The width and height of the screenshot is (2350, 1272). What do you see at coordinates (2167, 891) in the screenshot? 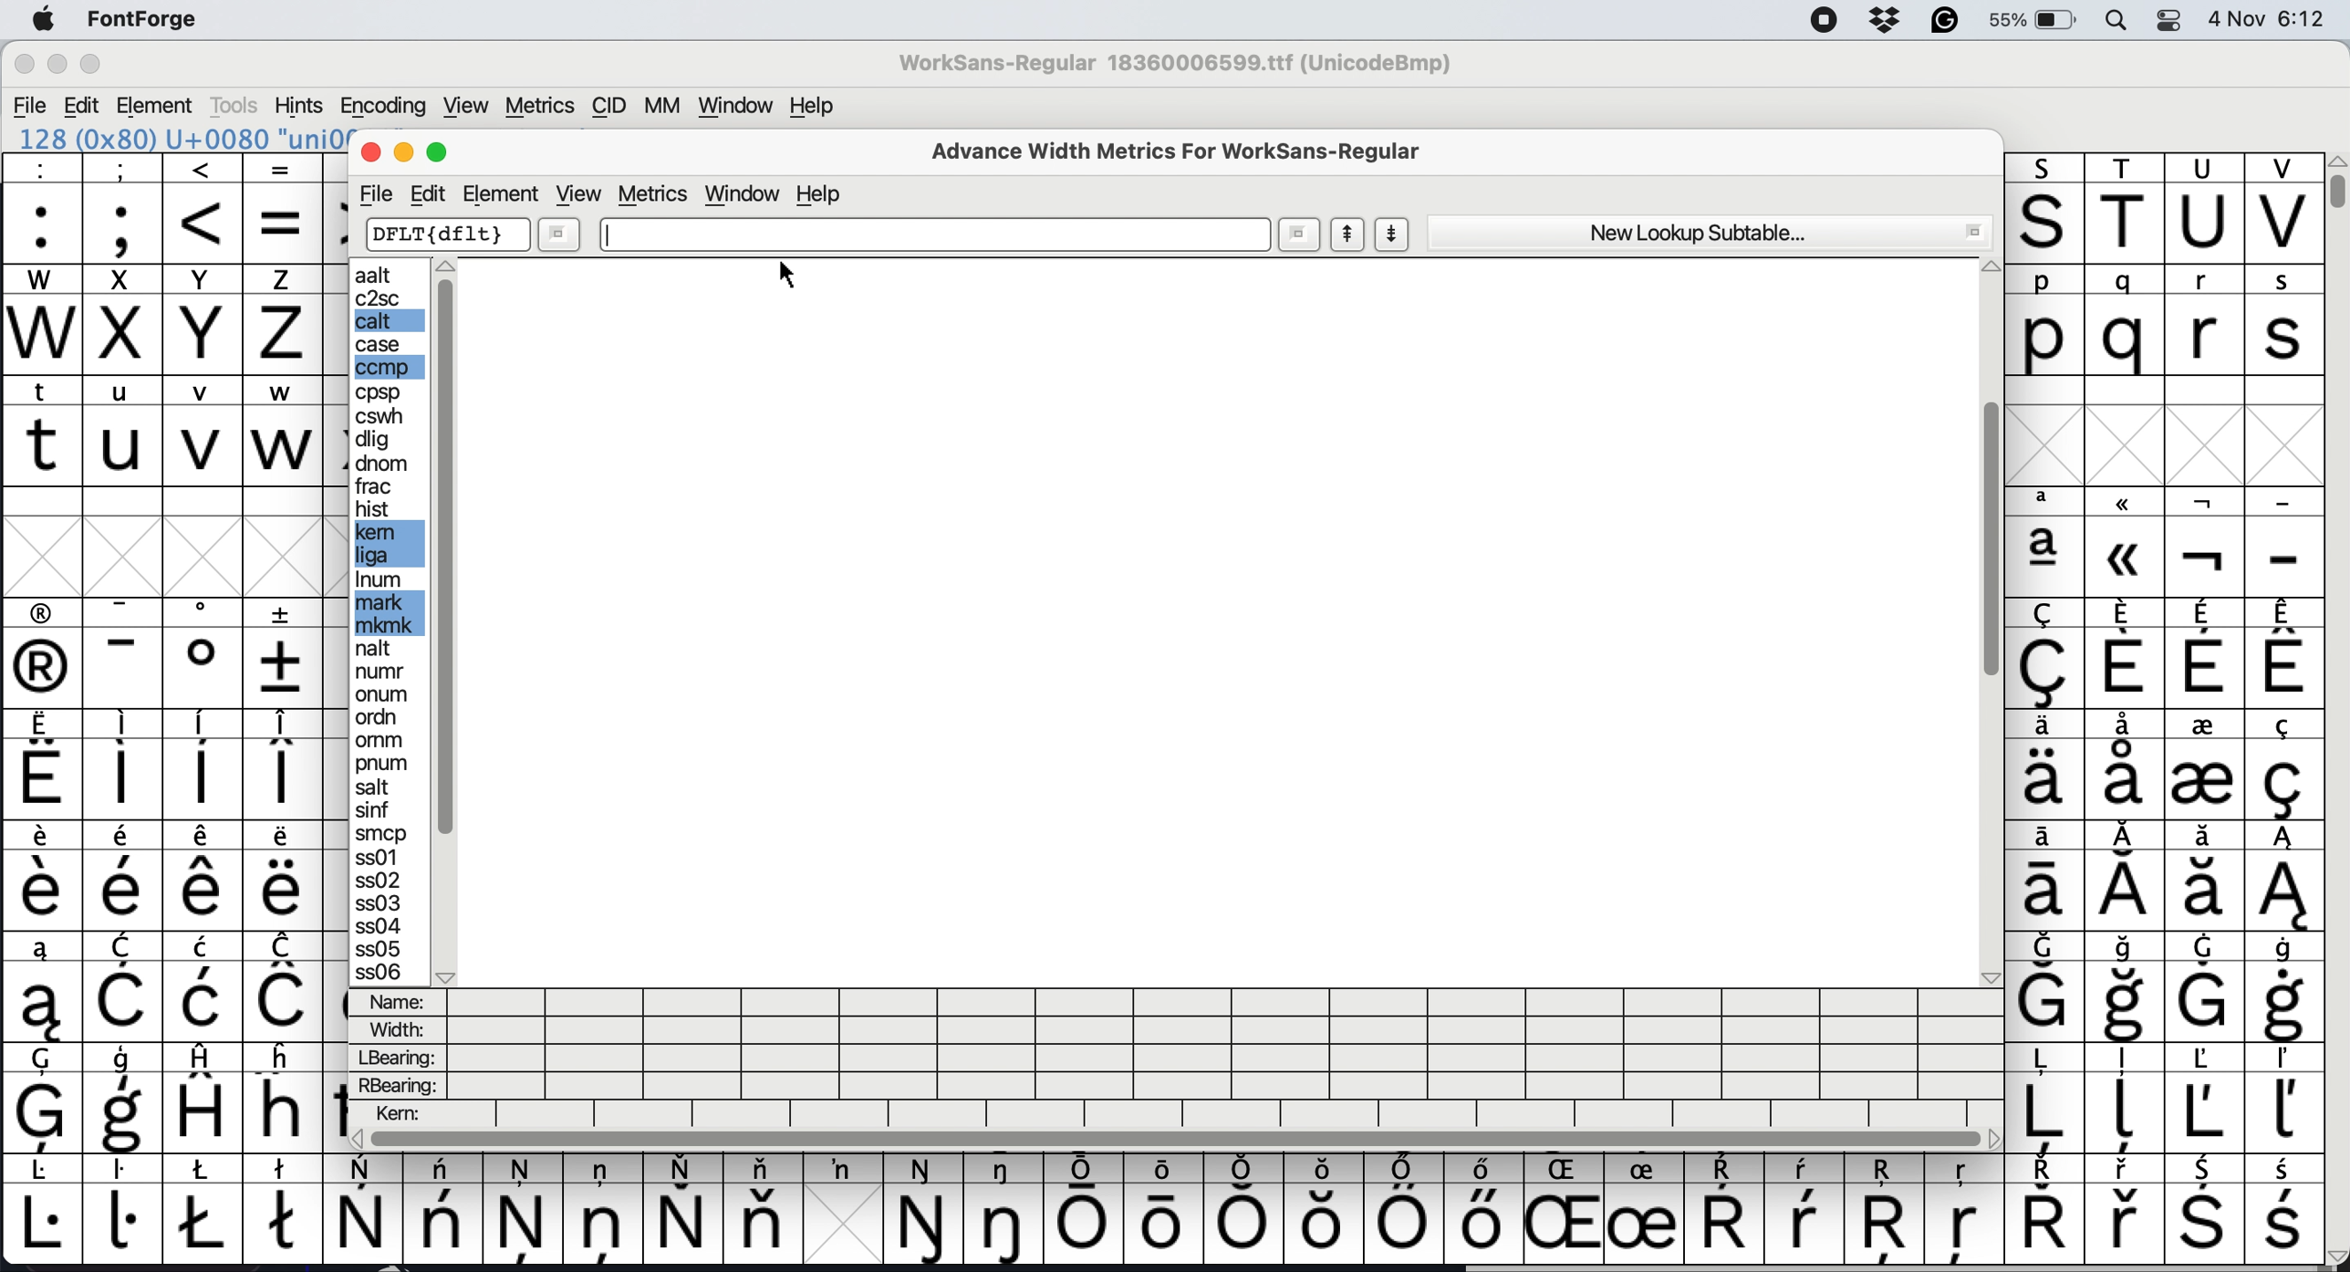
I see `special characters` at bounding box center [2167, 891].